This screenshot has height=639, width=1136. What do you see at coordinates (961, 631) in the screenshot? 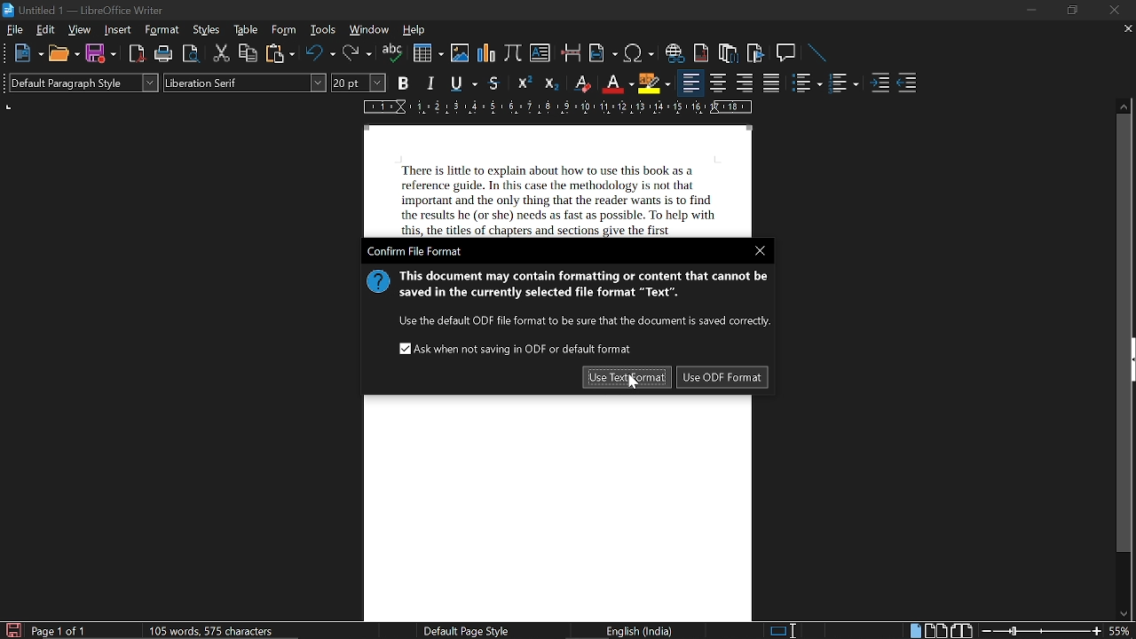
I see `book view` at bounding box center [961, 631].